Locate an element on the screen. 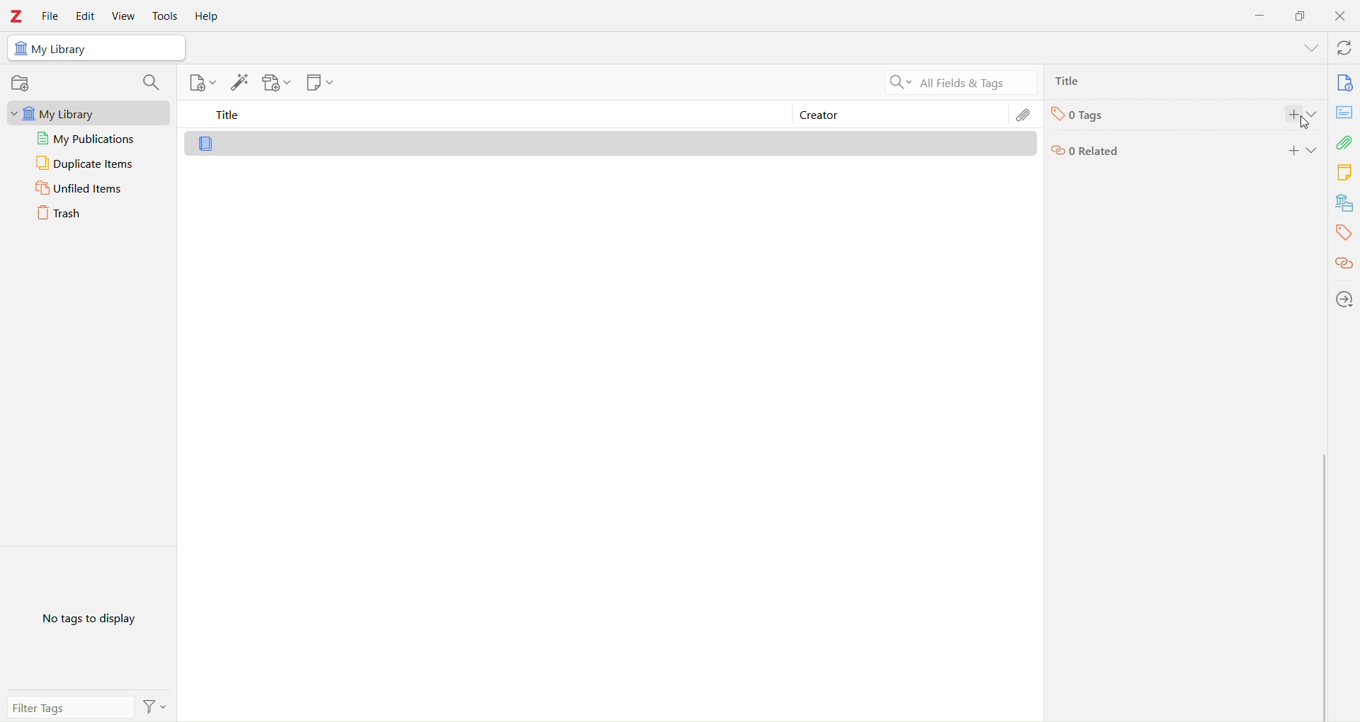 This screenshot has height=722, width=1360. Library is located at coordinates (401, 142).